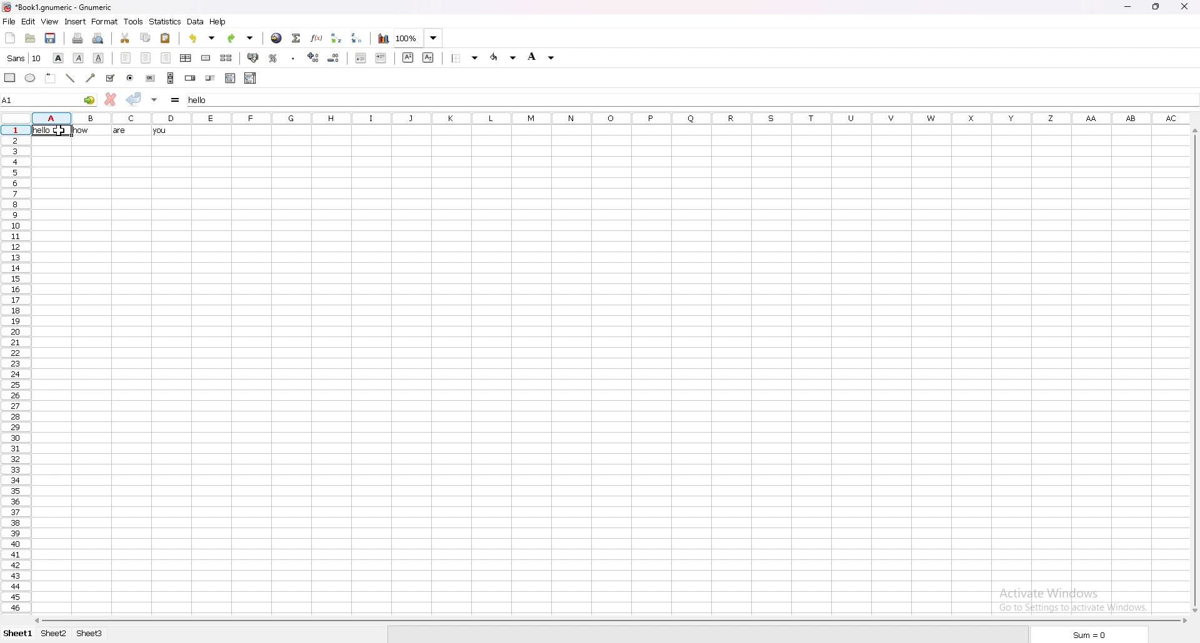  What do you see at coordinates (9, 77) in the screenshot?
I see `rectangle` at bounding box center [9, 77].